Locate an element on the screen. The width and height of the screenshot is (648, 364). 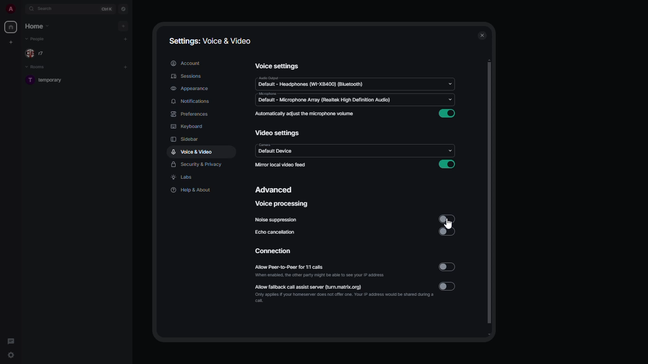
quick settings is located at coordinates (12, 355).